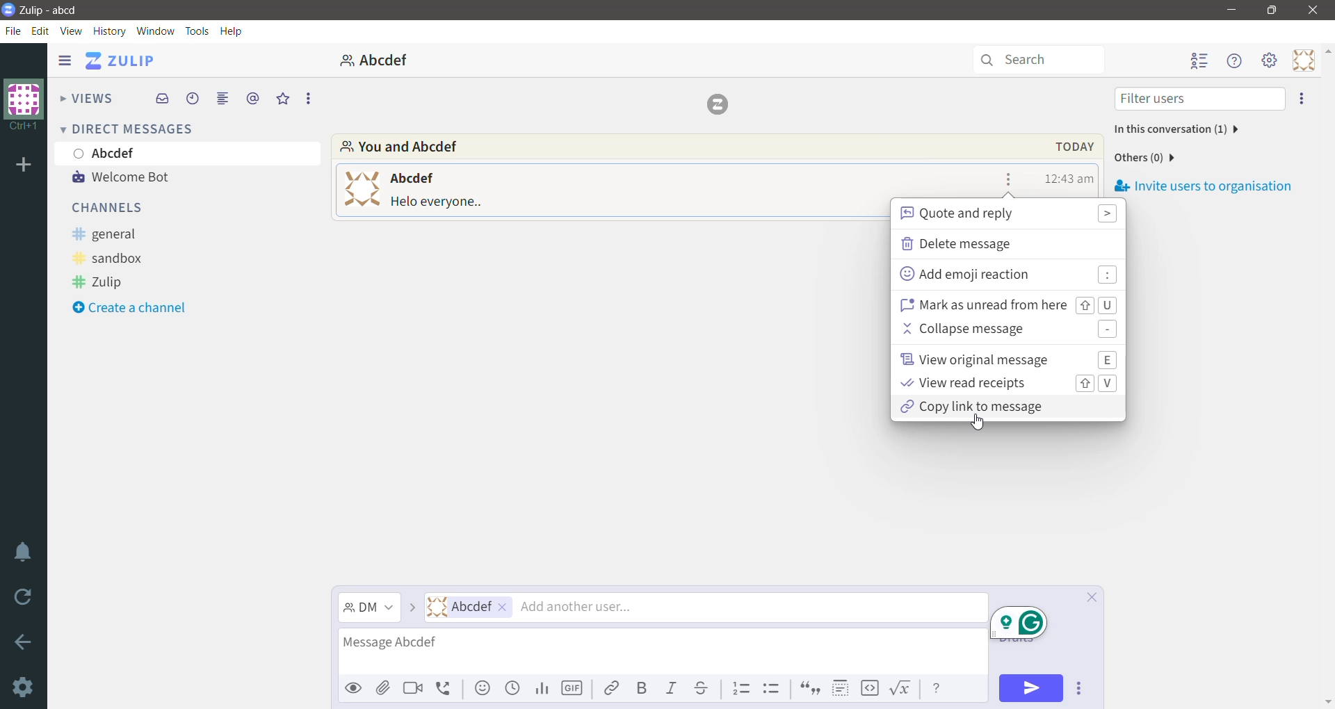 The width and height of the screenshot is (1335, 709). What do you see at coordinates (65, 60) in the screenshot?
I see `Show/Hide left sidebar` at bounding box center [65, 60].